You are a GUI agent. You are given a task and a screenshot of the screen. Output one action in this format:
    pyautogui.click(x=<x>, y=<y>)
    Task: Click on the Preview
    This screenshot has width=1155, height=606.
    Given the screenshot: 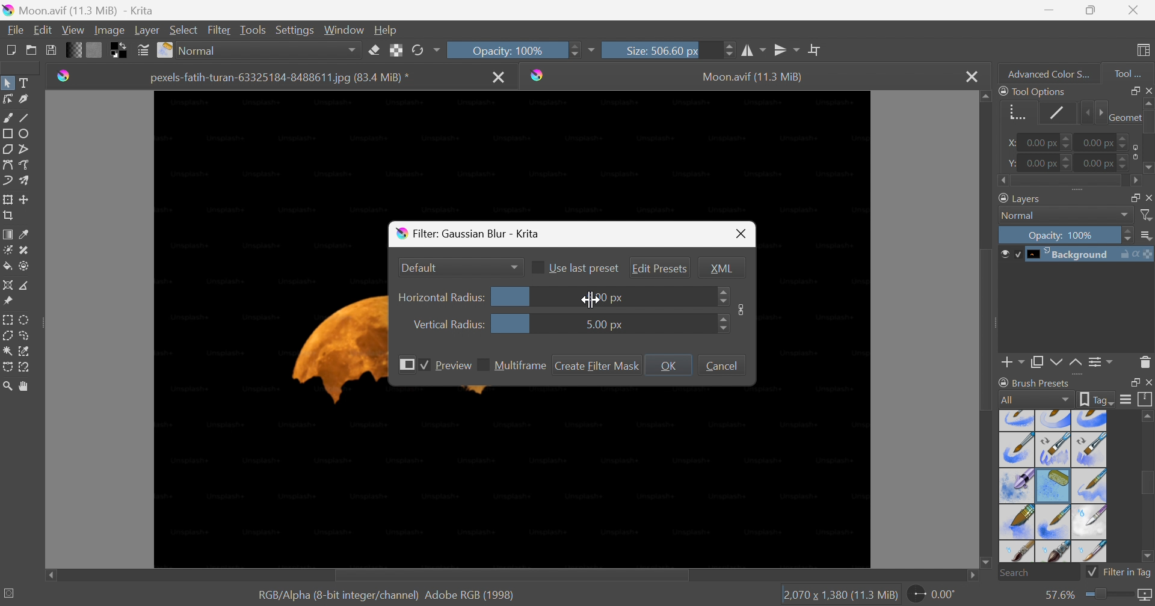 What is the action you would take?
    pyautogui.click(x=454, y=366)
    